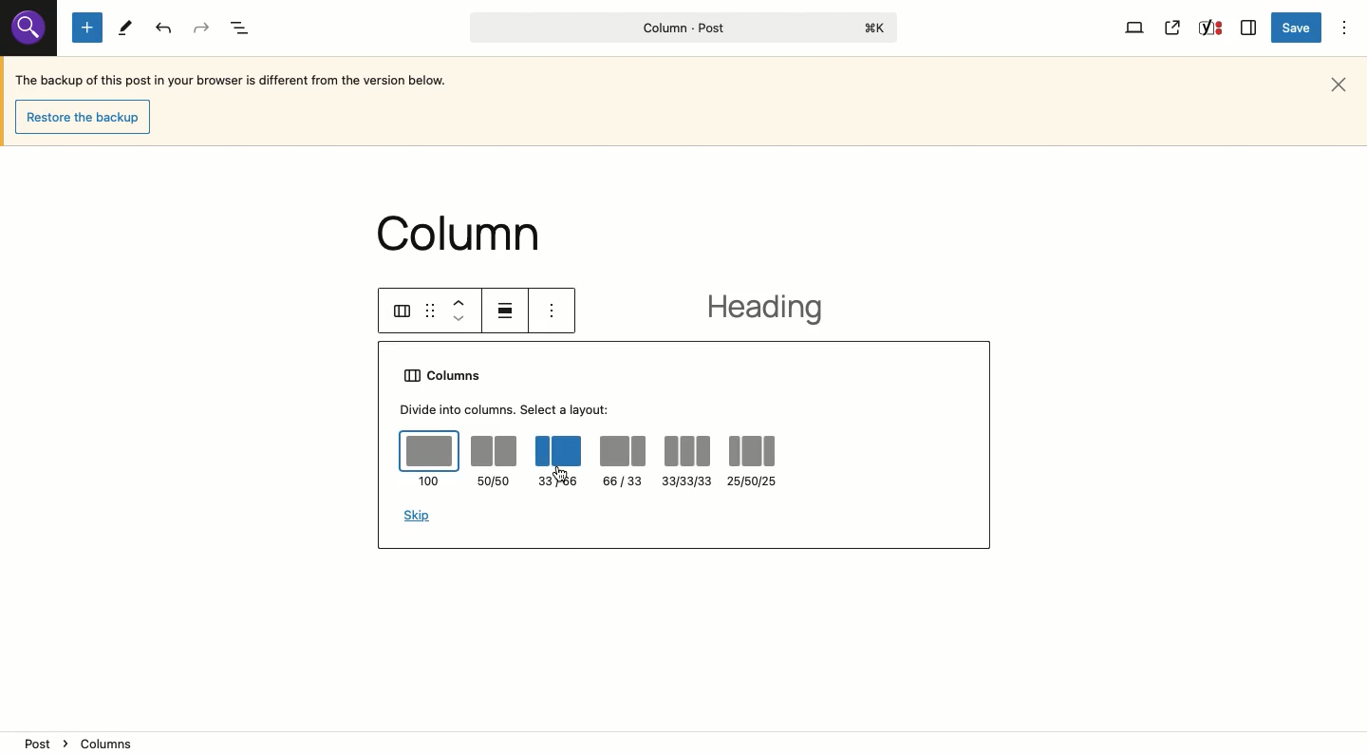 Image resolution: width=1367 pixels, height=754 pixels. Describe the element at coordinates (447, 377) in the screenshot. I see `Columns` at that location.